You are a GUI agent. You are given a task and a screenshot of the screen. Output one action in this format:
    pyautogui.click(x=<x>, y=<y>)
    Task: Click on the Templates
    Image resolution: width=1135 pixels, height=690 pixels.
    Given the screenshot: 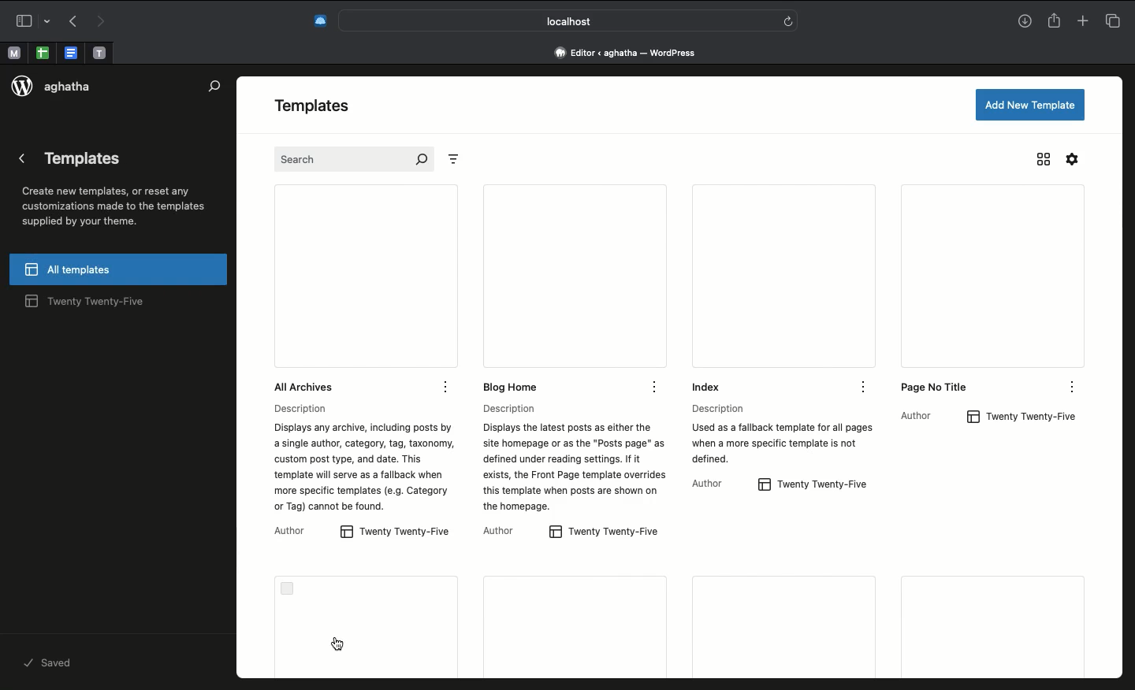 What is the action you would take?
    pyautogui.click(x=110, y=194)
    